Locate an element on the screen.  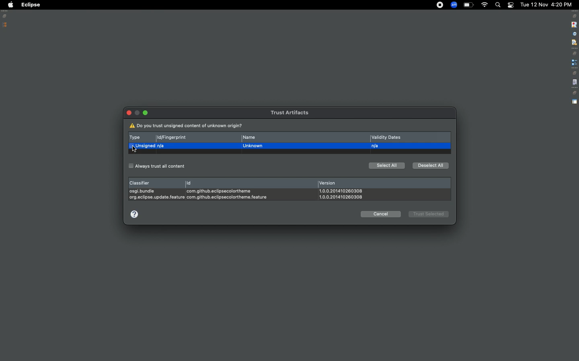
Id is located at coordinates (231, 189).